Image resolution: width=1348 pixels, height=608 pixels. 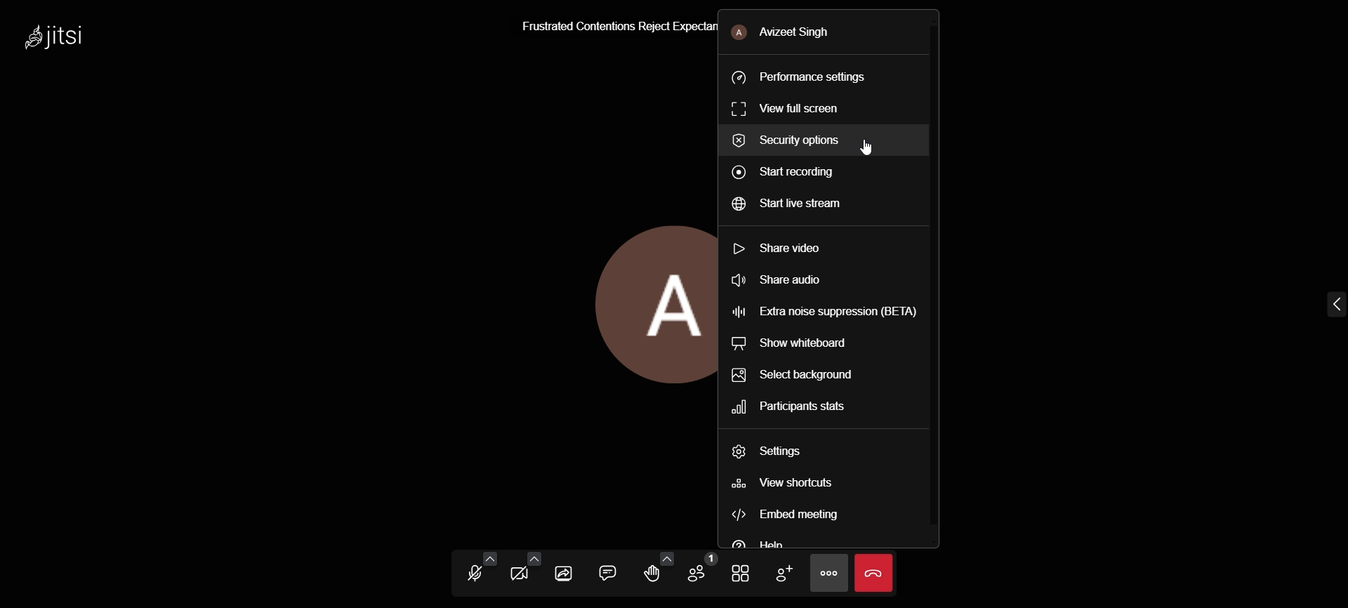 I want to click on cursor, so click(x=866, y=150).